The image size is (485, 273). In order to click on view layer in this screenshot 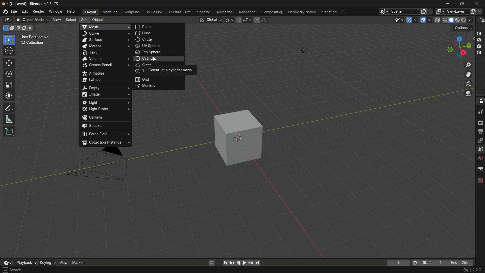, I will do `click(480, 140)`.